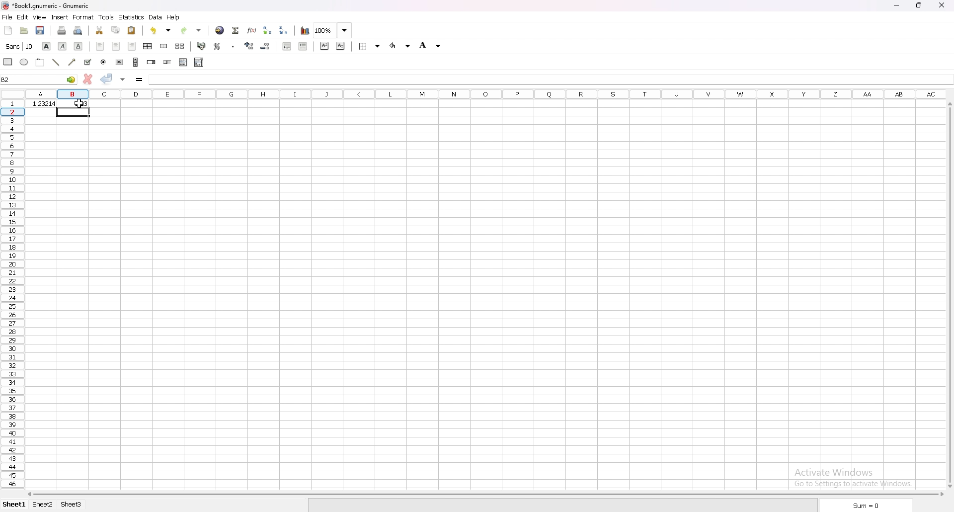  Describe the element at coordinates (123, 79) in the screenshot. I see `accept changes in all cells` at that location.